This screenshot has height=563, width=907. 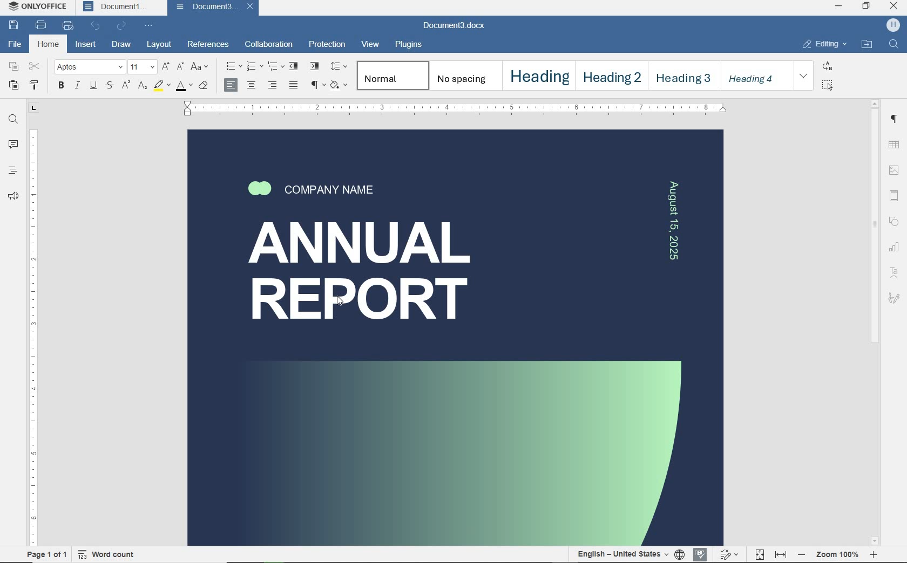 I want to click on chart, so click(x=895, y=247).